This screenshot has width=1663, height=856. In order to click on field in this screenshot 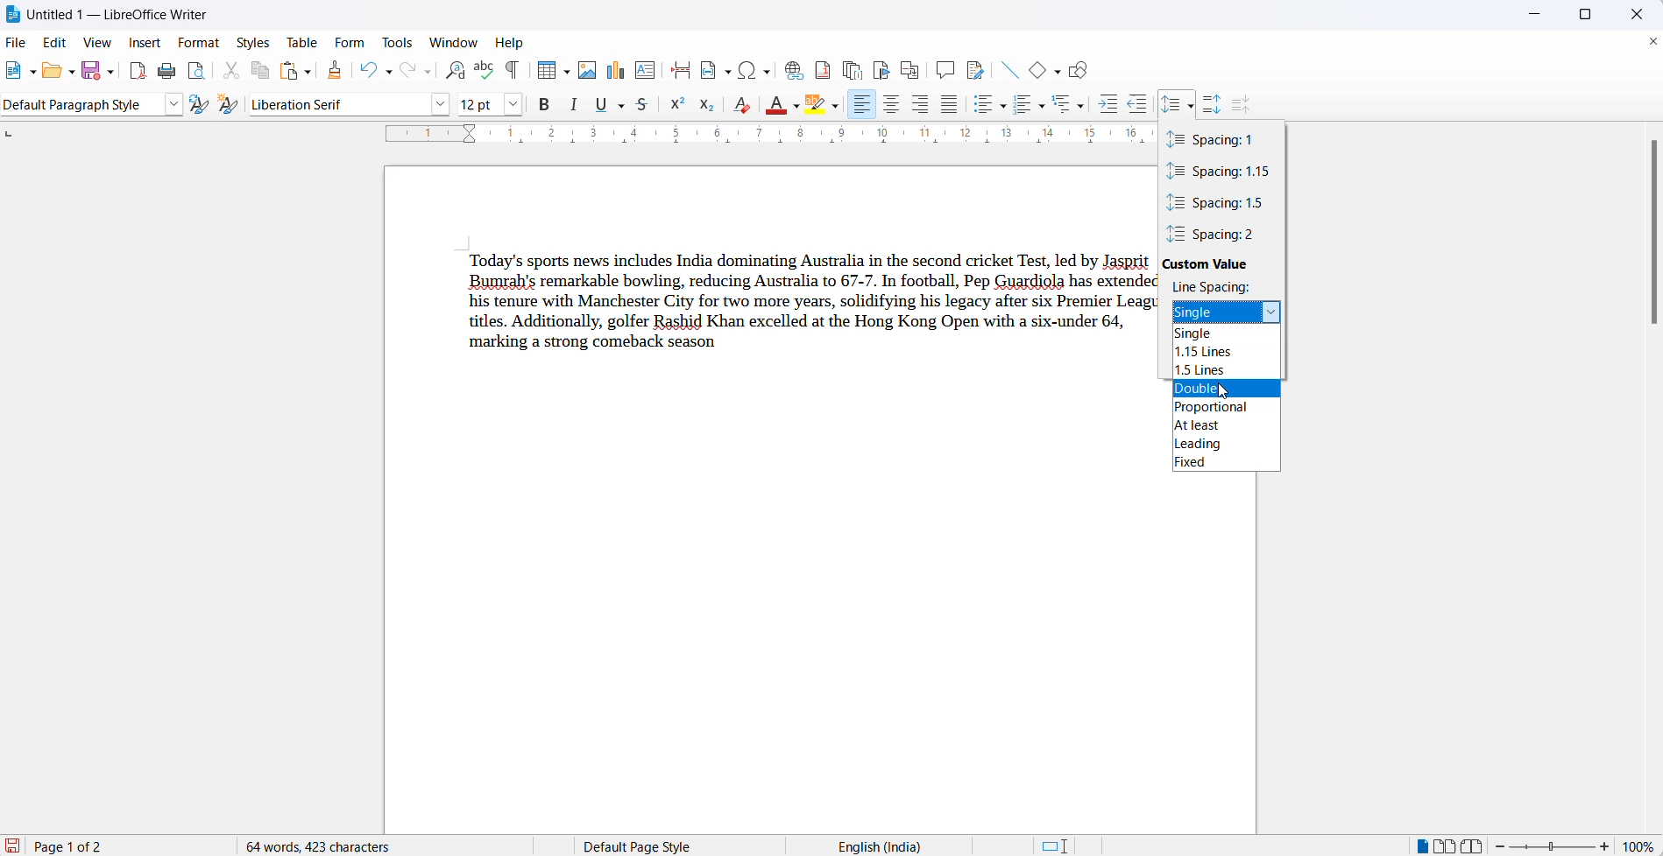, I will do `click(715, 71)`.